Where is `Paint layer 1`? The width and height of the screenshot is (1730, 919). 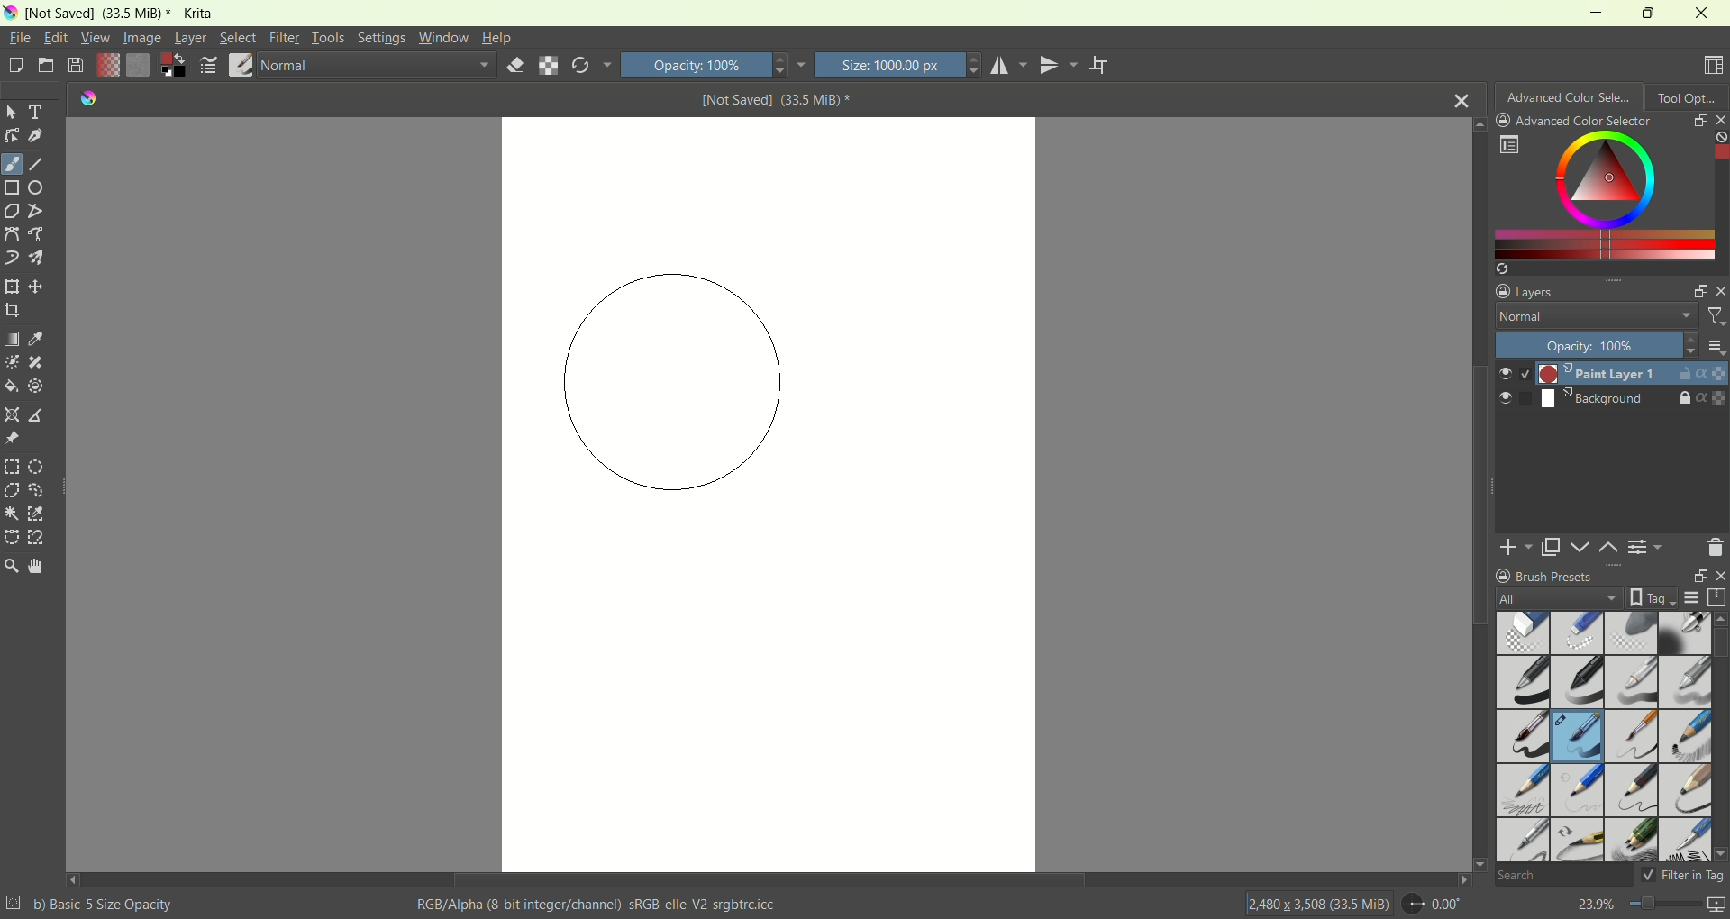
Paint layer 1 is located at coordinates (1577, 373).